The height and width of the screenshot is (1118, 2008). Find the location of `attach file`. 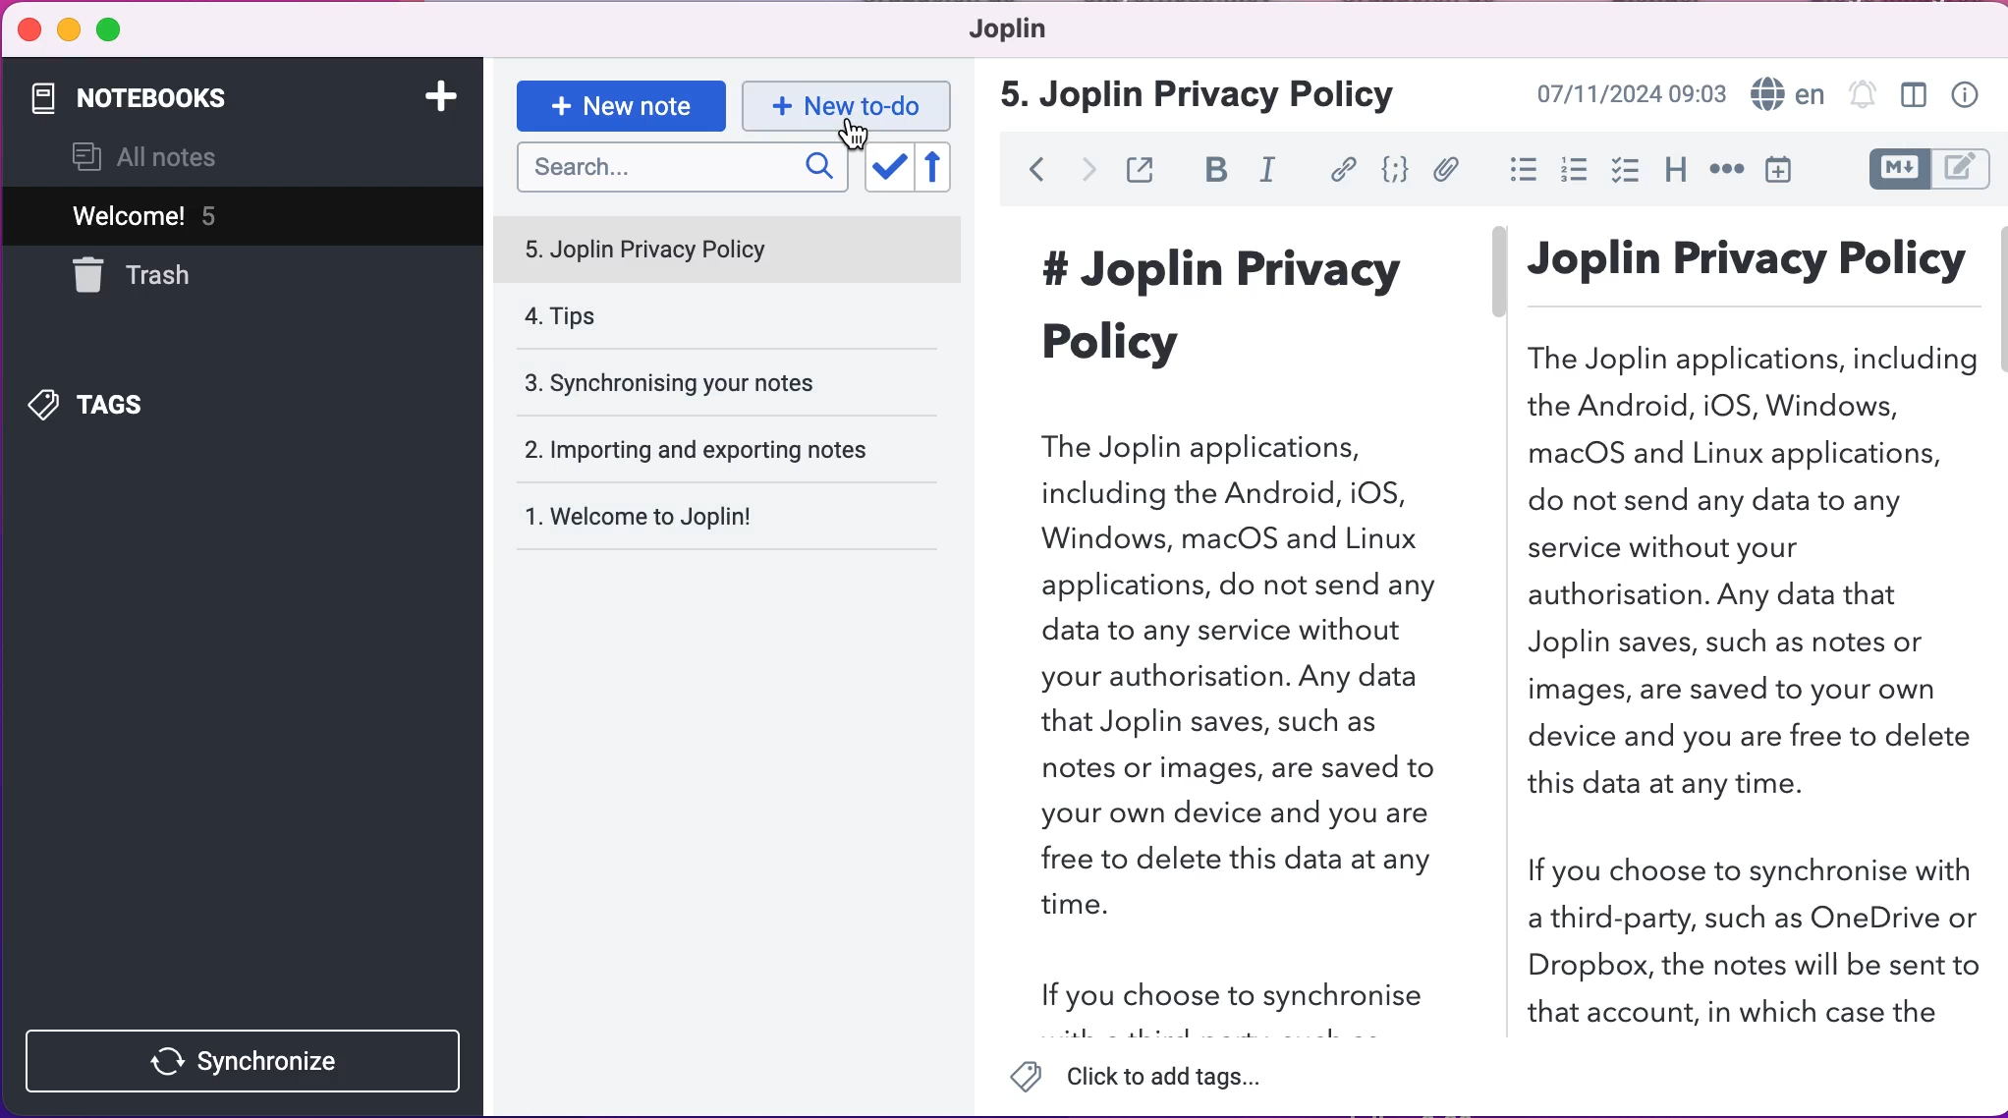

attach file is located at coordinates (1443, 170).